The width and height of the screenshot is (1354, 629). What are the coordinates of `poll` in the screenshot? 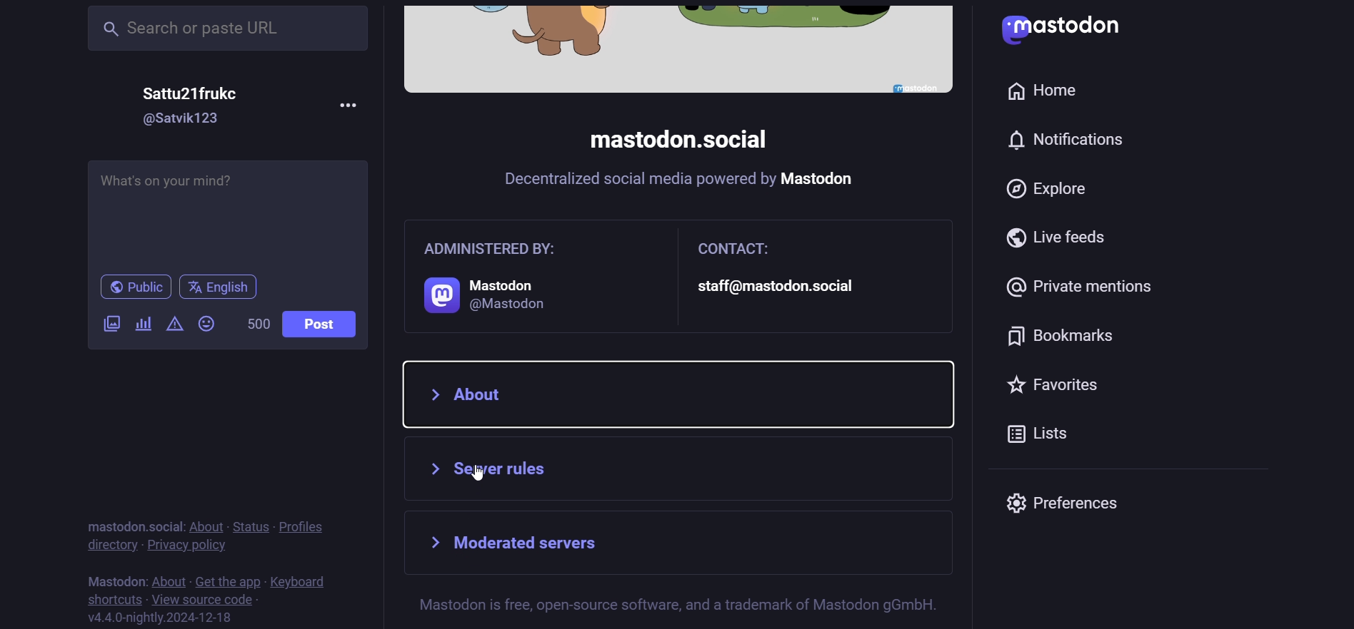 It's located at (143, 326).